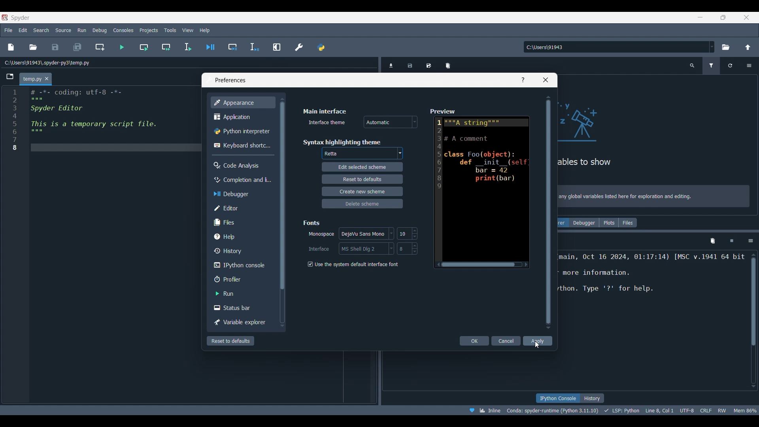 Image resolution: width=759 pixels, height=427 pixels. What do you see at coordinates (723, 410) in the screenshot?
I see `rw` at bounding box center [723, 410].